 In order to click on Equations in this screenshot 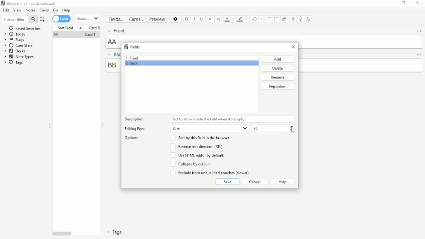, I will do `click(308, 19)`.